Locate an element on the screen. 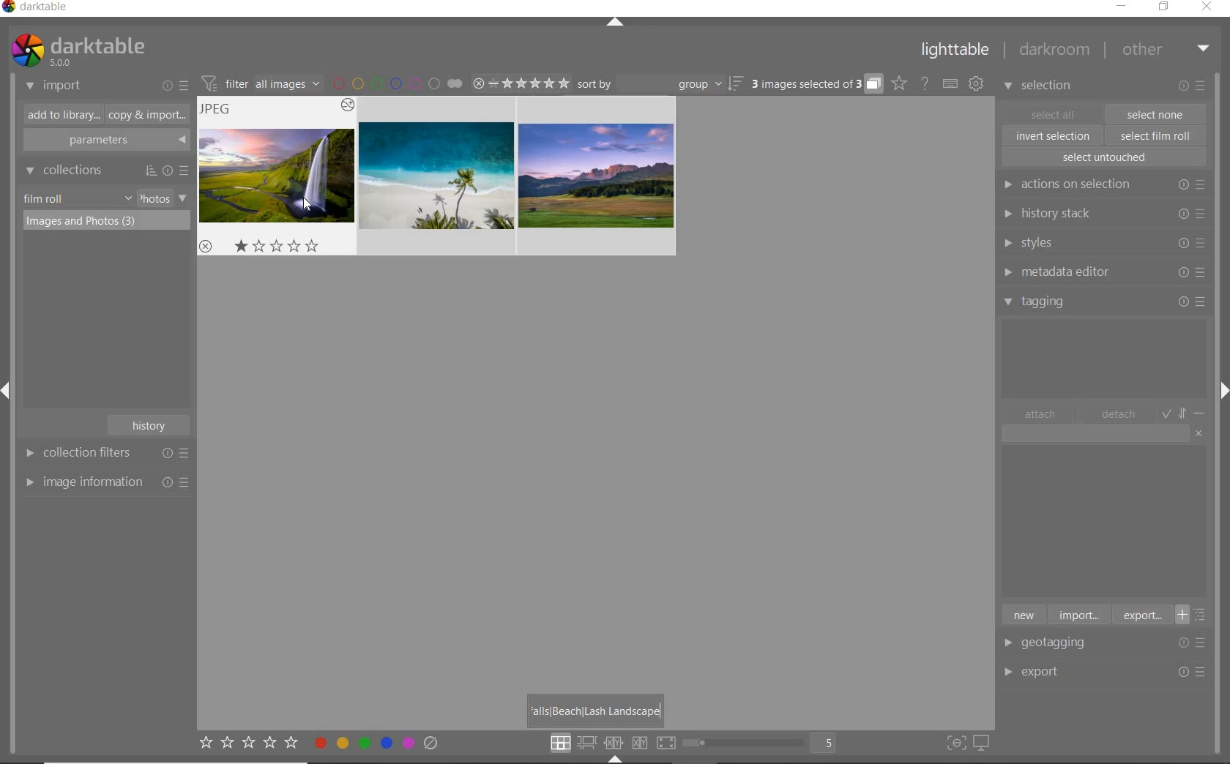  sort is located at coordinates (660, 84).